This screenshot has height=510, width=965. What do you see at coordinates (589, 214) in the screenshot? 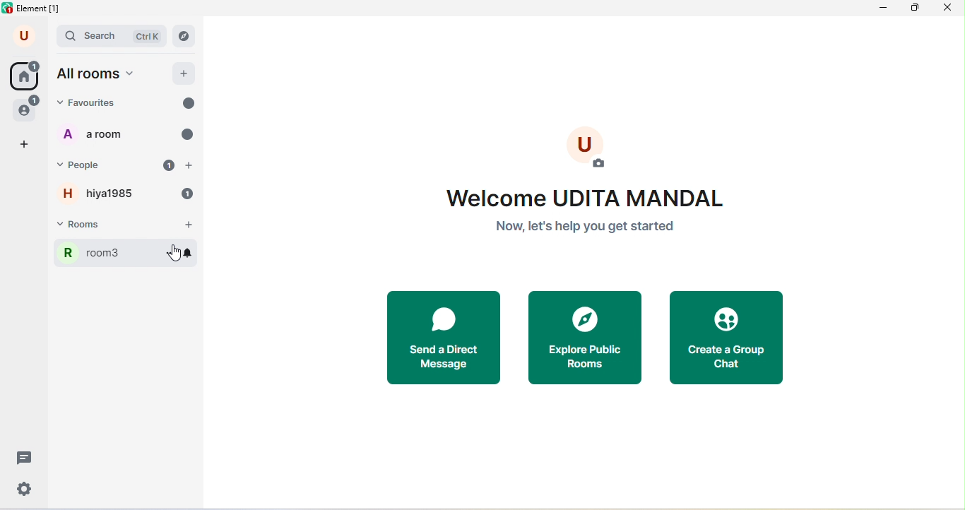
I see `welcome text` at bounding box center [589, 214].